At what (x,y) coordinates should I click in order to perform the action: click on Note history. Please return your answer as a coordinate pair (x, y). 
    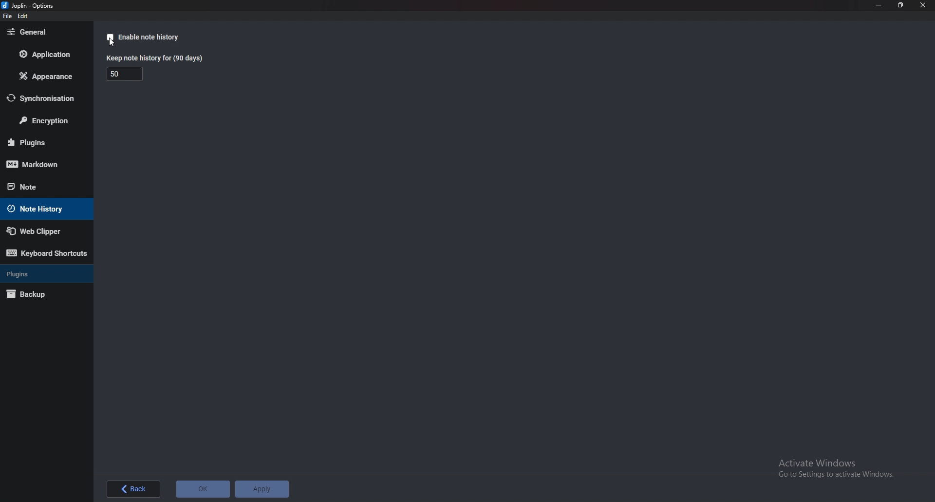
    Looking at the image, I should click on (43, 209).